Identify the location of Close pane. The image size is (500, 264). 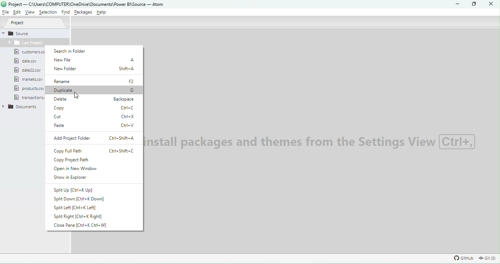
(85, 226).